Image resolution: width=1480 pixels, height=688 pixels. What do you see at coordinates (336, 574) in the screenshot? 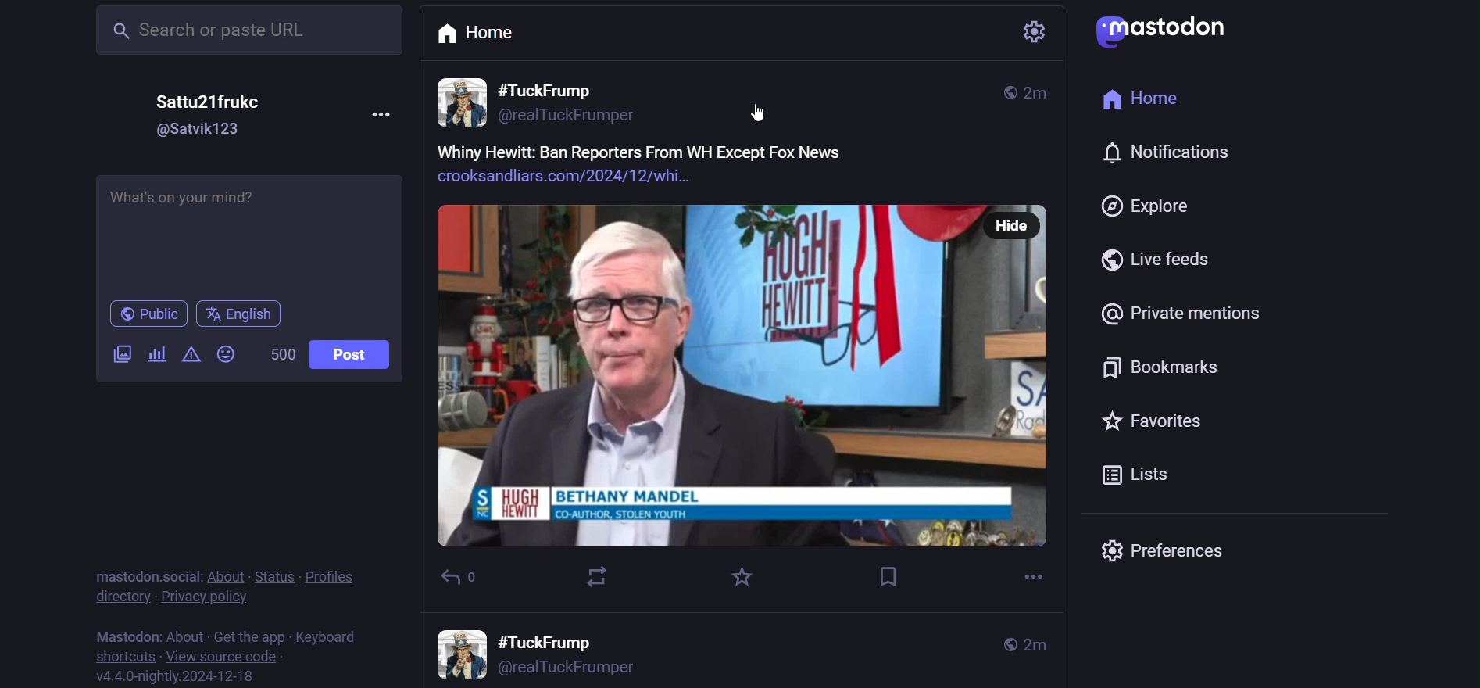
I see `profile` at bounding box center [336, 574].